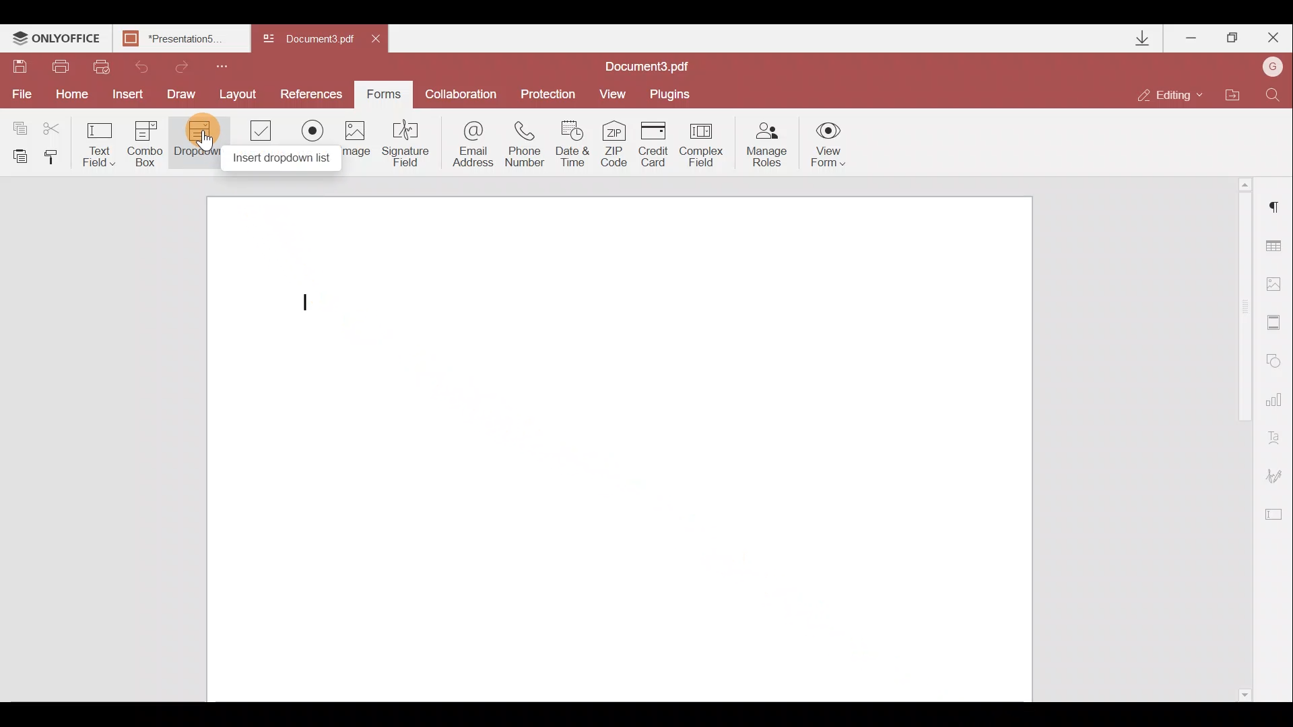 Image resolution: width=1293 pixels, height=727 pixels. I want to click on Draw, so click(182, 93).